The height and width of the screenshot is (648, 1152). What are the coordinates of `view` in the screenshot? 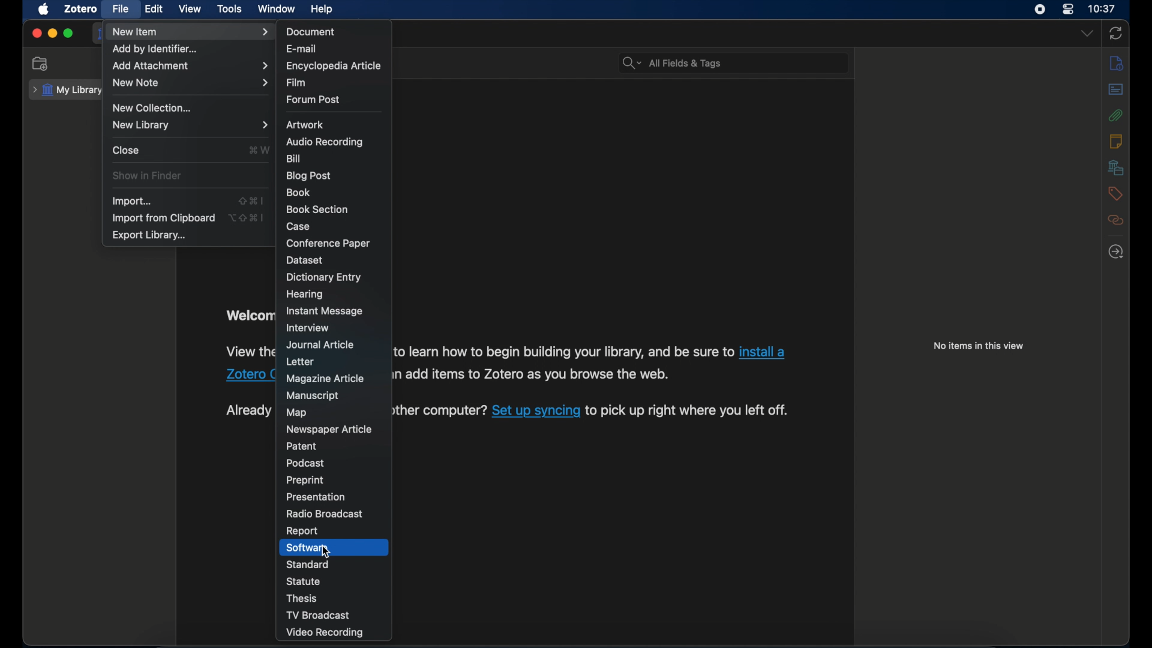 It's located at (191, 10).